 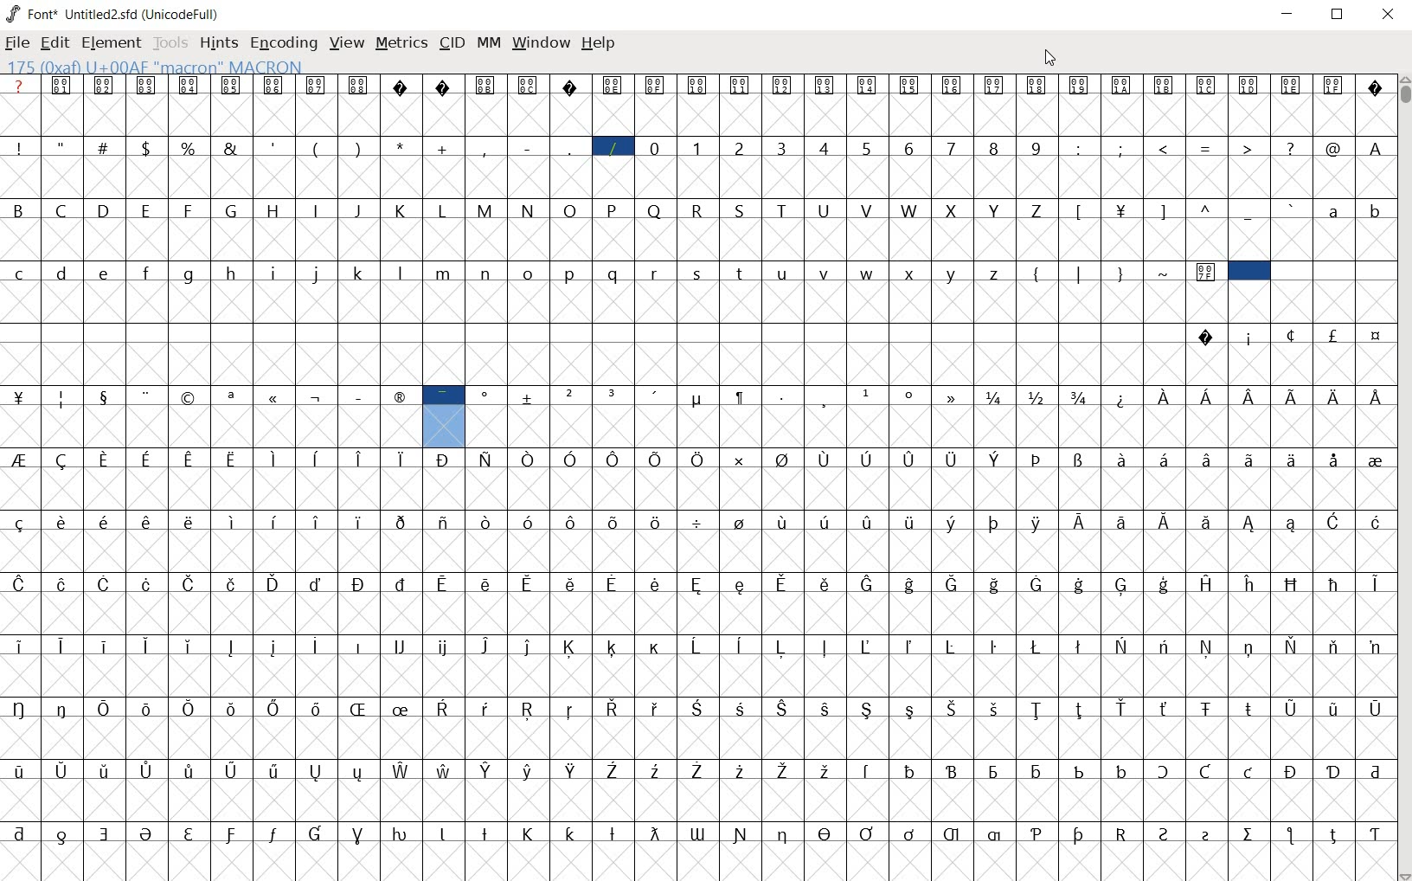 What do you see at coordinates (739, 479) in the screenshot?
I see `Latin extended characters` at bounding box center [739, 479].